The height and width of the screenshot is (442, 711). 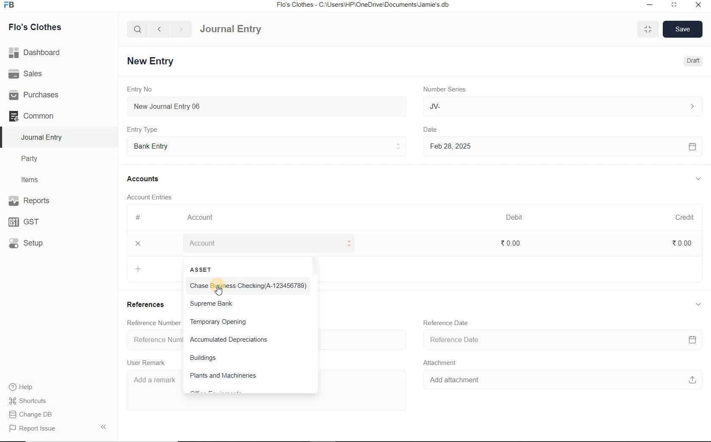 What do you see at coordinates (674, 4) in the screenshot?
I see `maximize` at bounding box center [674, 4].